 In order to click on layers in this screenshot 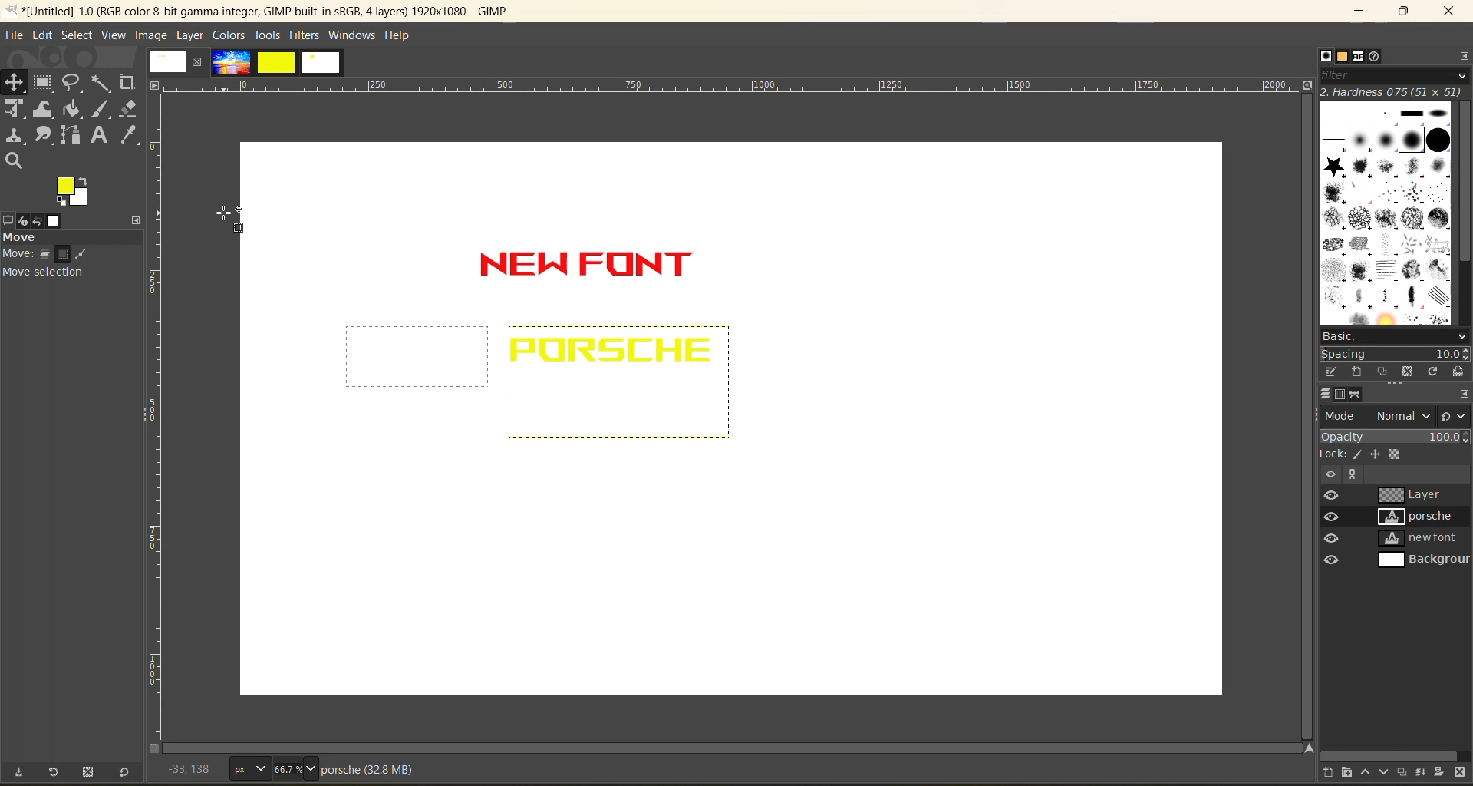, I will do `click(1423, 529)`.